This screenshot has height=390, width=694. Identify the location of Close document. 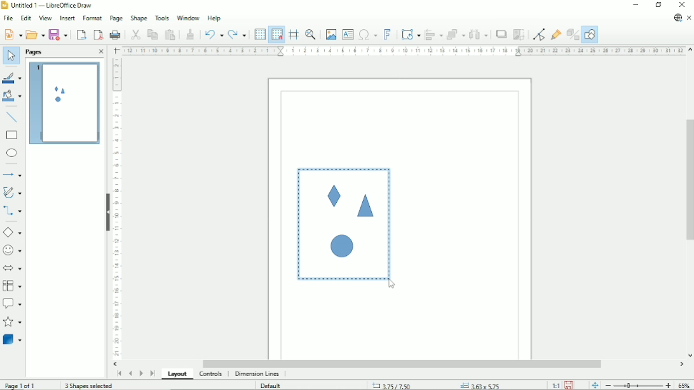
(689, 18).